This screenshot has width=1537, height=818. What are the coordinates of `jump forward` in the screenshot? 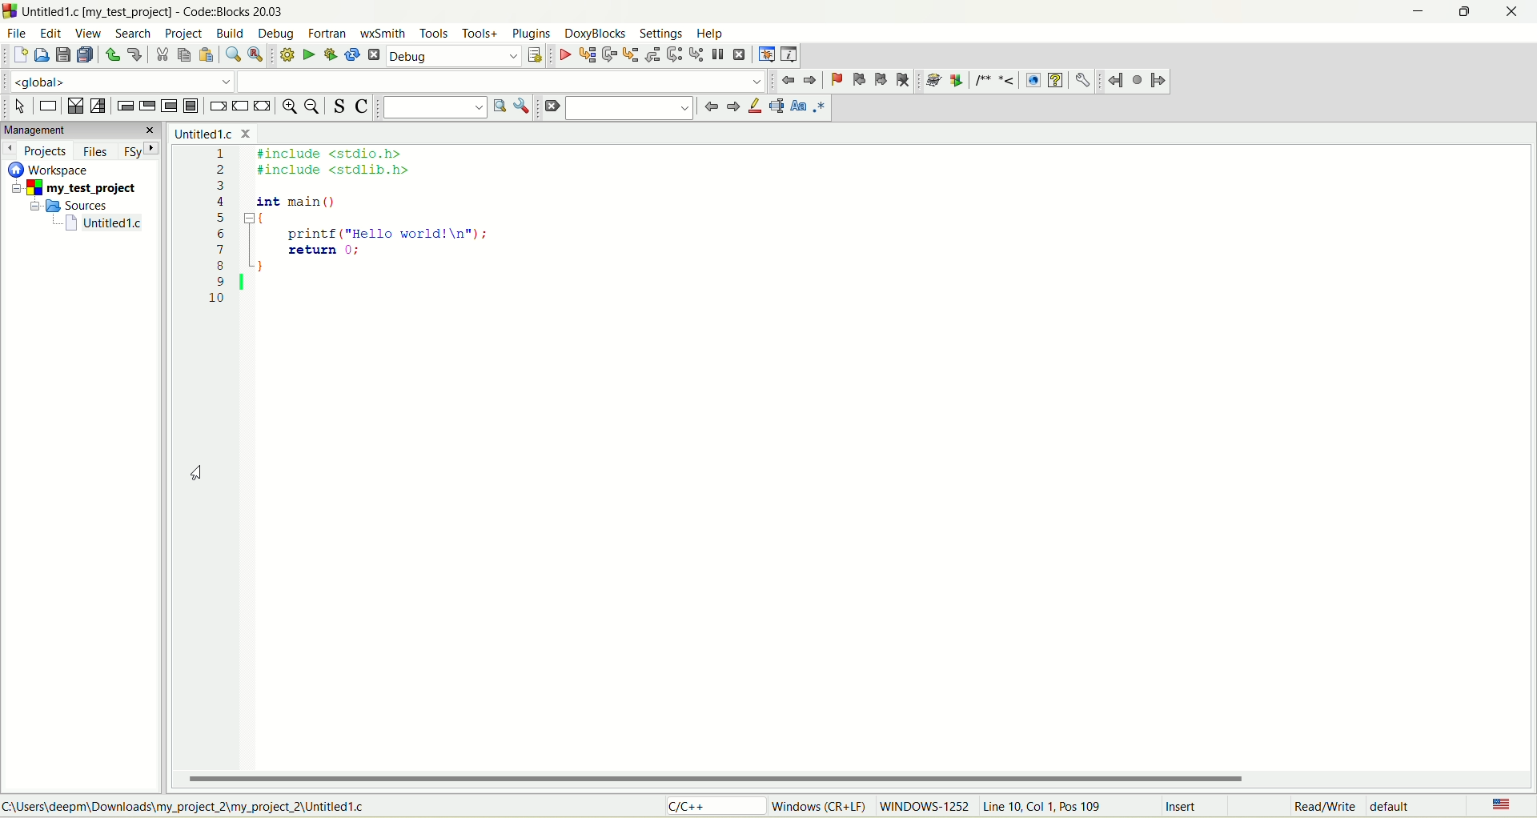 It's located at (1158, 81).